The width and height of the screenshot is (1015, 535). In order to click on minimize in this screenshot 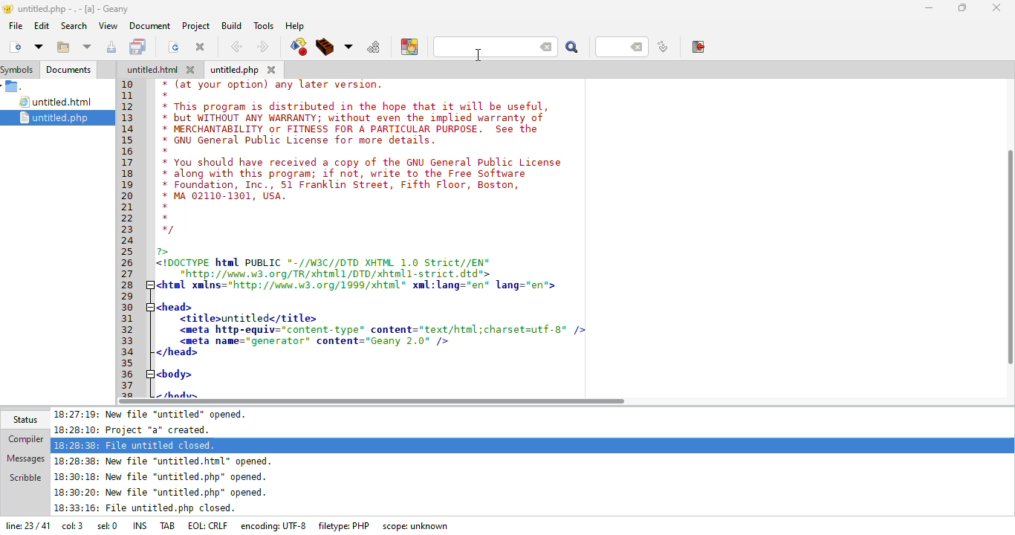, I will do `click(929, 7)`.